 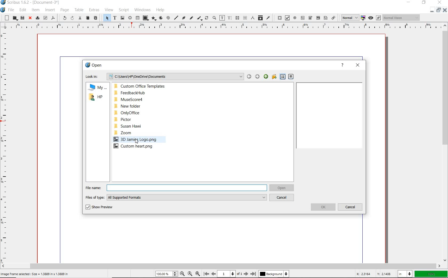 I want to click on OPEN, so click(x=282, y=188).